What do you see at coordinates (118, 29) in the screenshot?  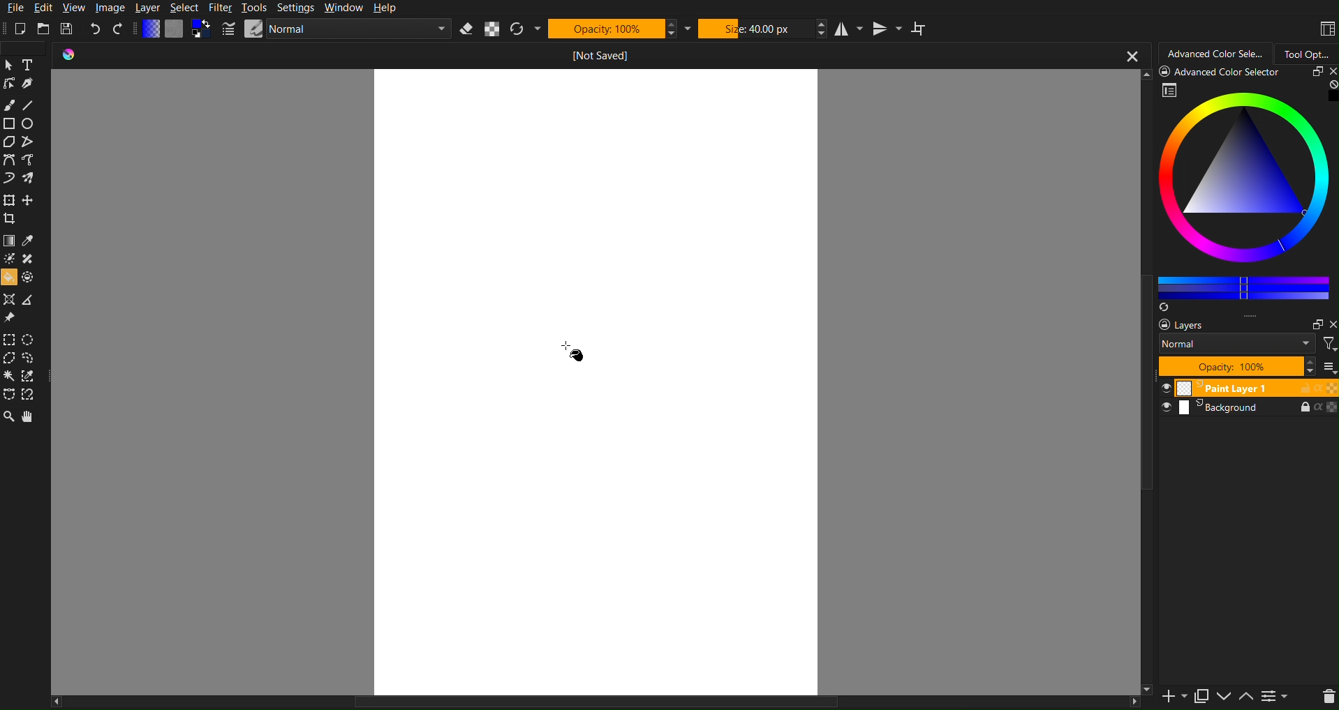 I see `Redo` at bounding box center [118, 29].